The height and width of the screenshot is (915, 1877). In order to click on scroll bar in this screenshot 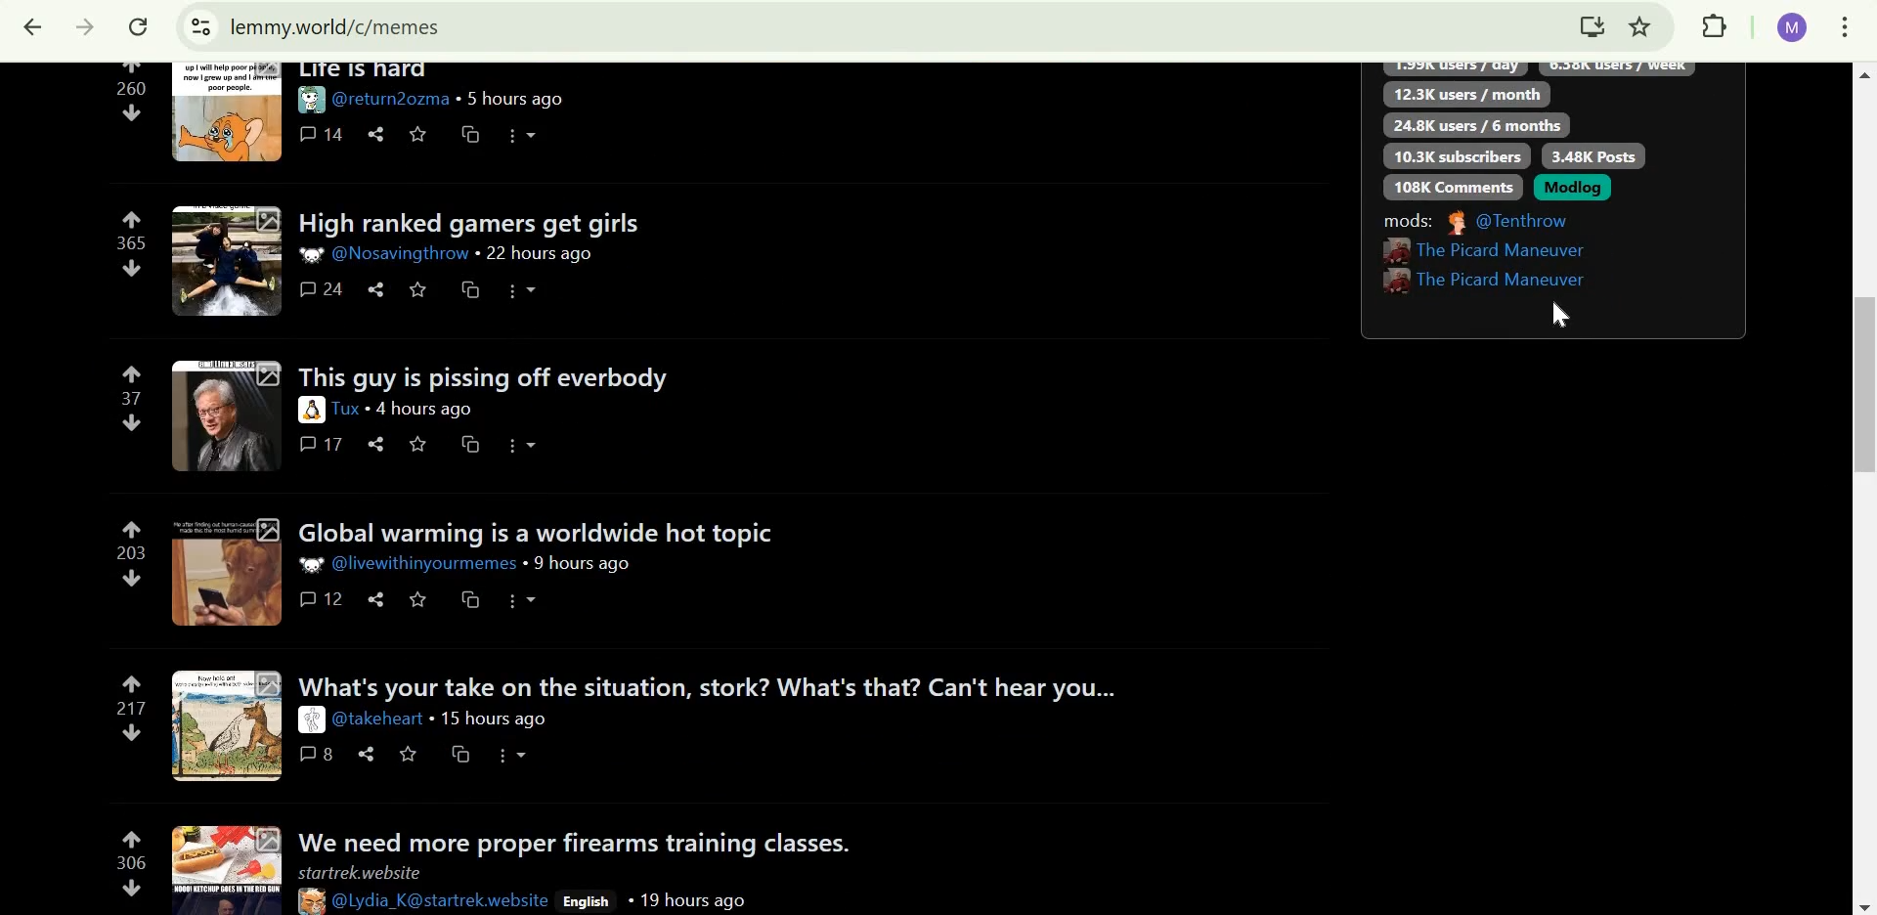, I will do `click(1861, 489)`.